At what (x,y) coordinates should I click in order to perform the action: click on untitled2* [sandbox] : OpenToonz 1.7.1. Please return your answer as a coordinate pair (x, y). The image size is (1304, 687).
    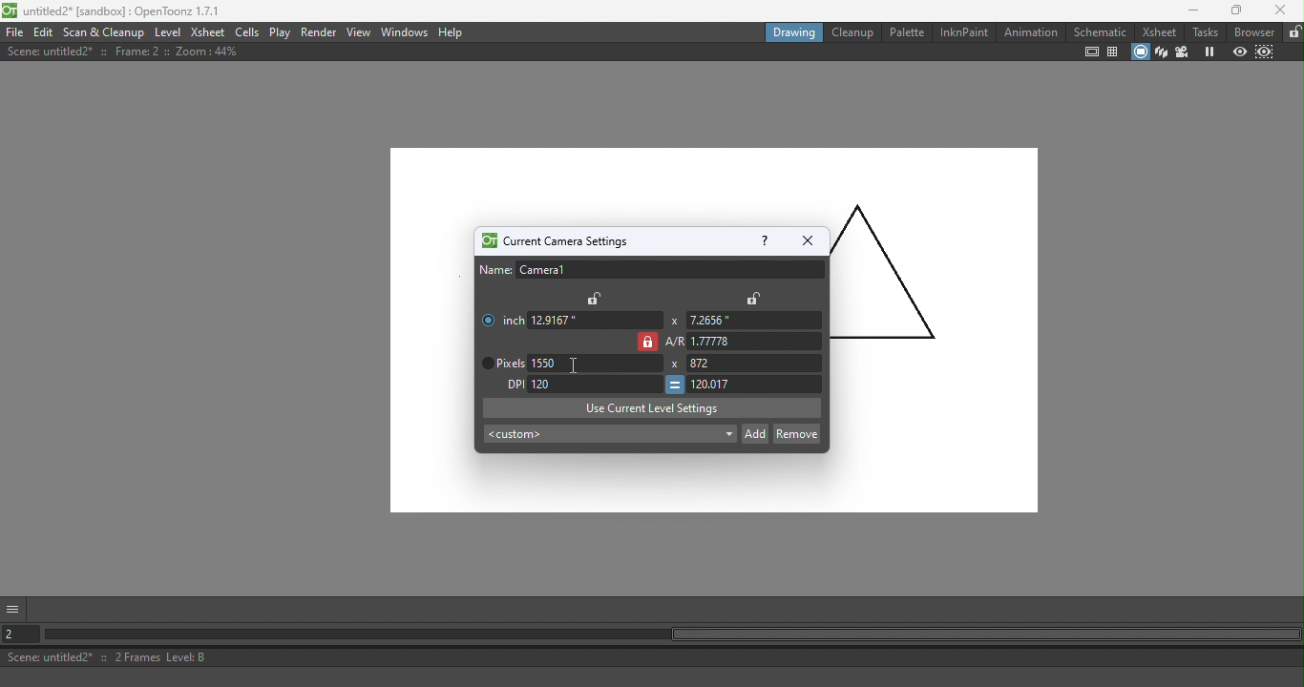
    Looking at the image, I should click on (115, 10).